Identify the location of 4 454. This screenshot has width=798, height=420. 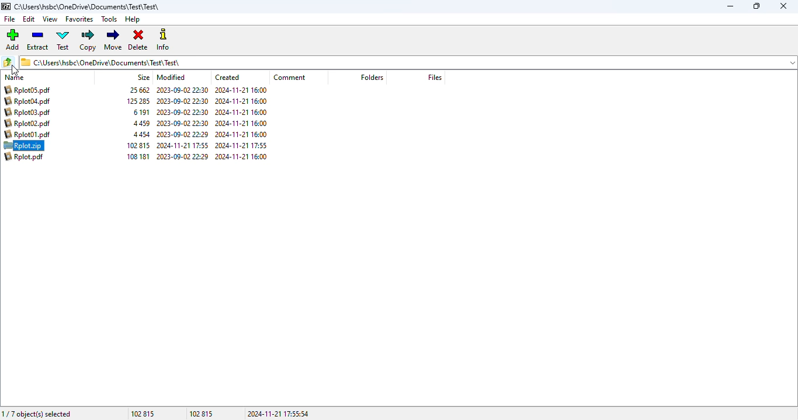
(143, 134).